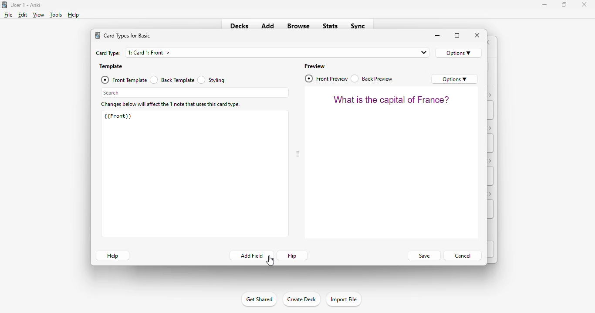  Describe the element at coordinates (298, 26) in the screenshot. I see `browse` at that location.